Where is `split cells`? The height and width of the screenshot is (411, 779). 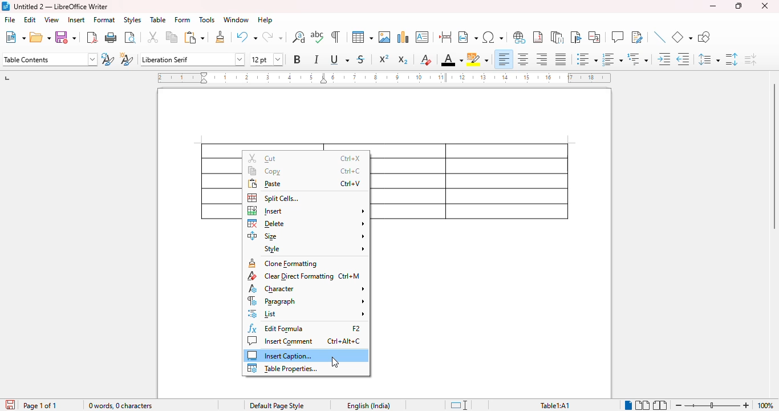
split cells is located at coordinates (274, 198).